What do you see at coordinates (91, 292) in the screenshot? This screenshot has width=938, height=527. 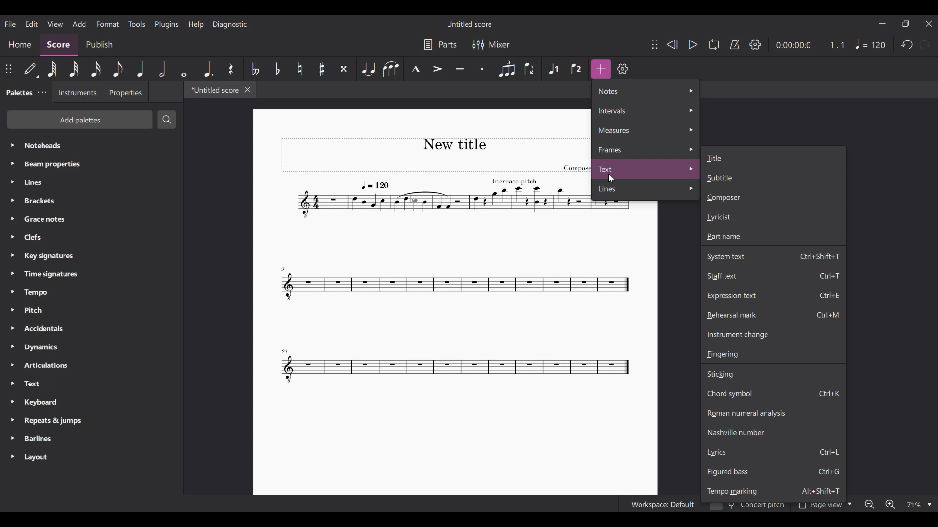 I see `Tempo` at bounding box center [91, 292].